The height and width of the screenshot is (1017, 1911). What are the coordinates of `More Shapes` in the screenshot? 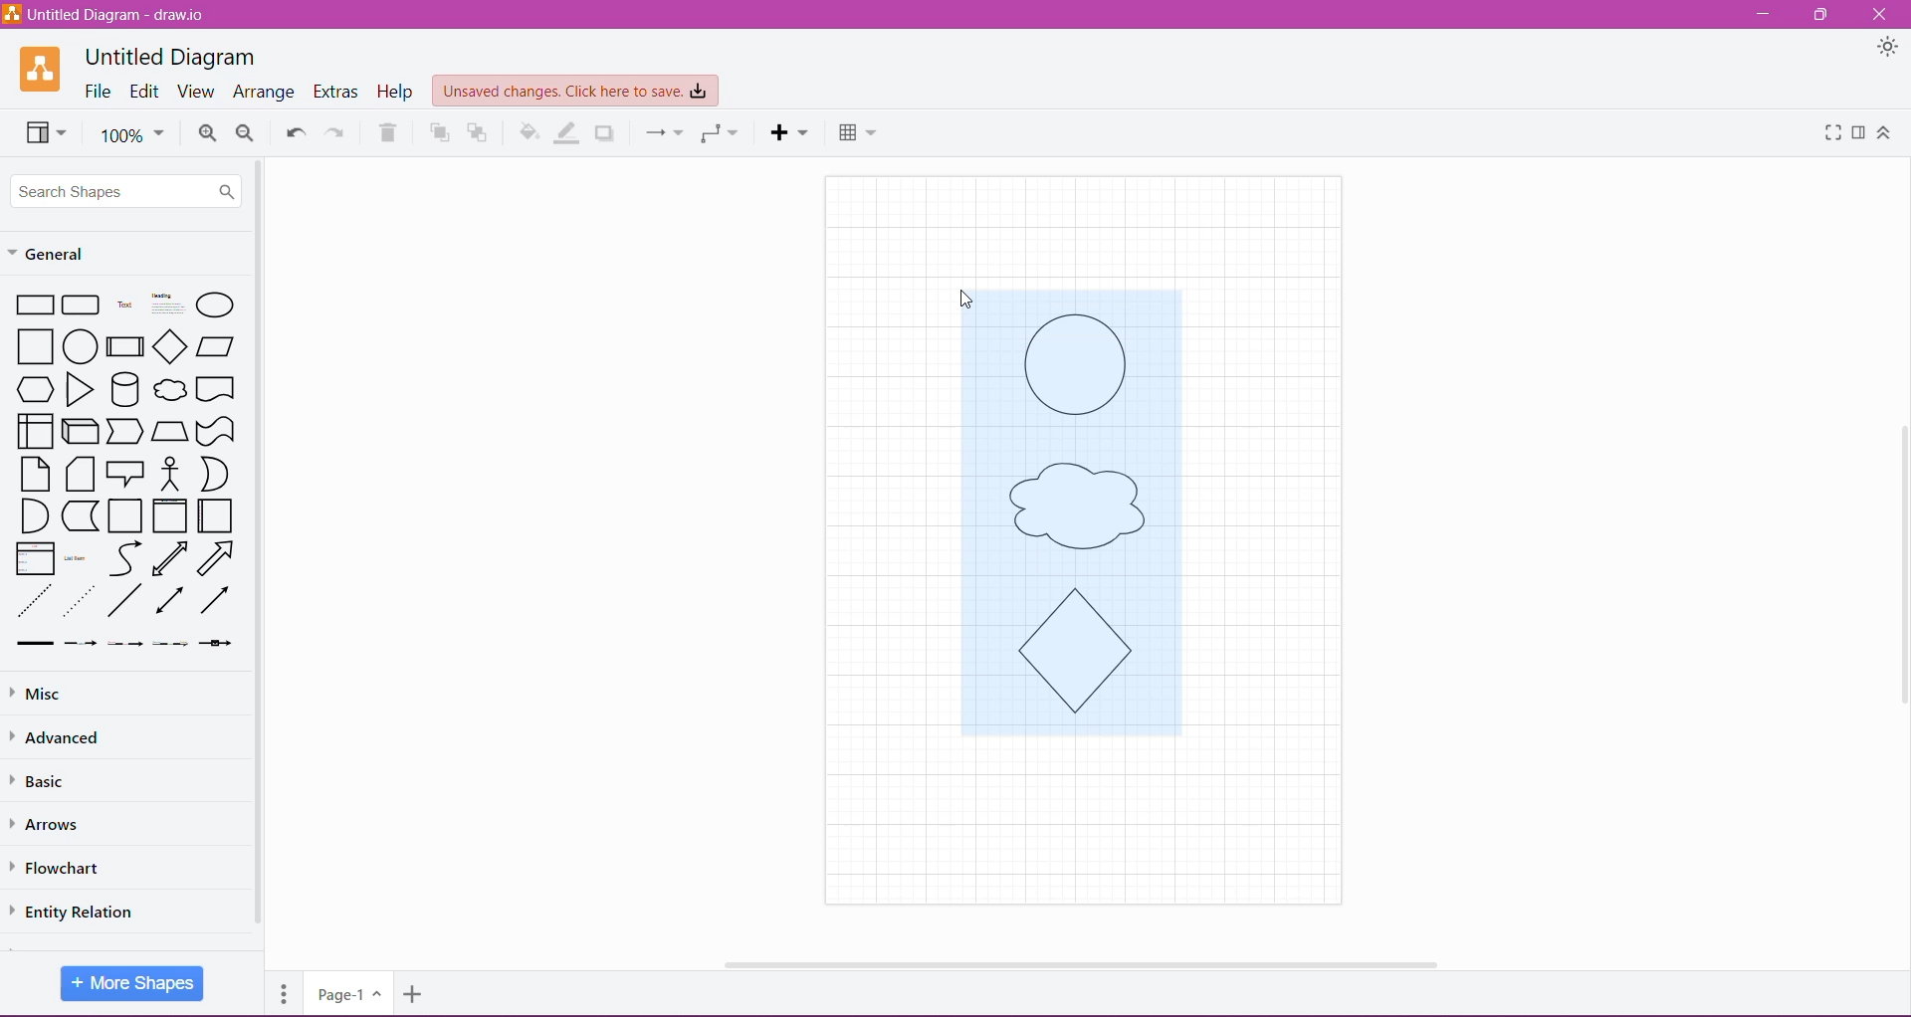 It's located at (132, 983).